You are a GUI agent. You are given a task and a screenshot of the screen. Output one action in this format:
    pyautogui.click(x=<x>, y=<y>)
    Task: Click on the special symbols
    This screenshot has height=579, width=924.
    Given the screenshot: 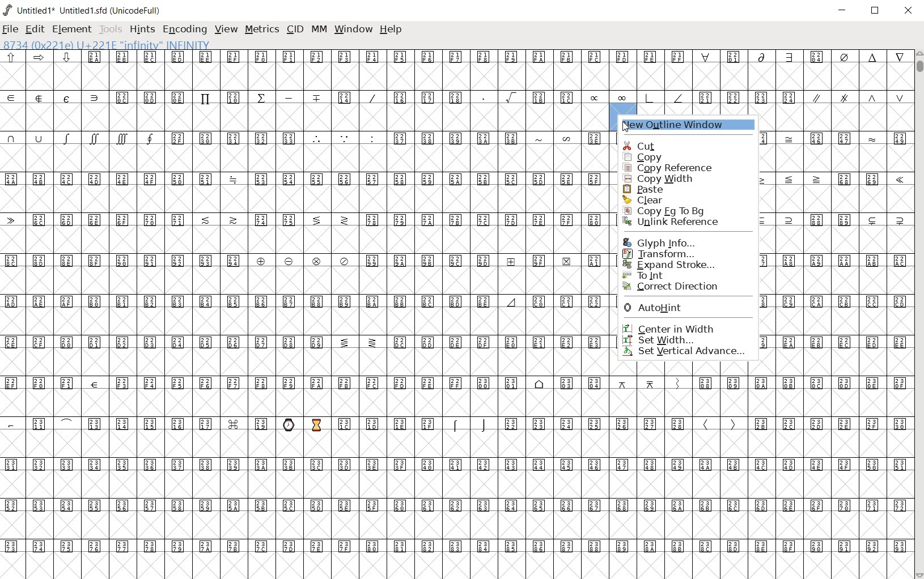 What is the action you would take?
    pyautogui.click(x=55, y=97)
    